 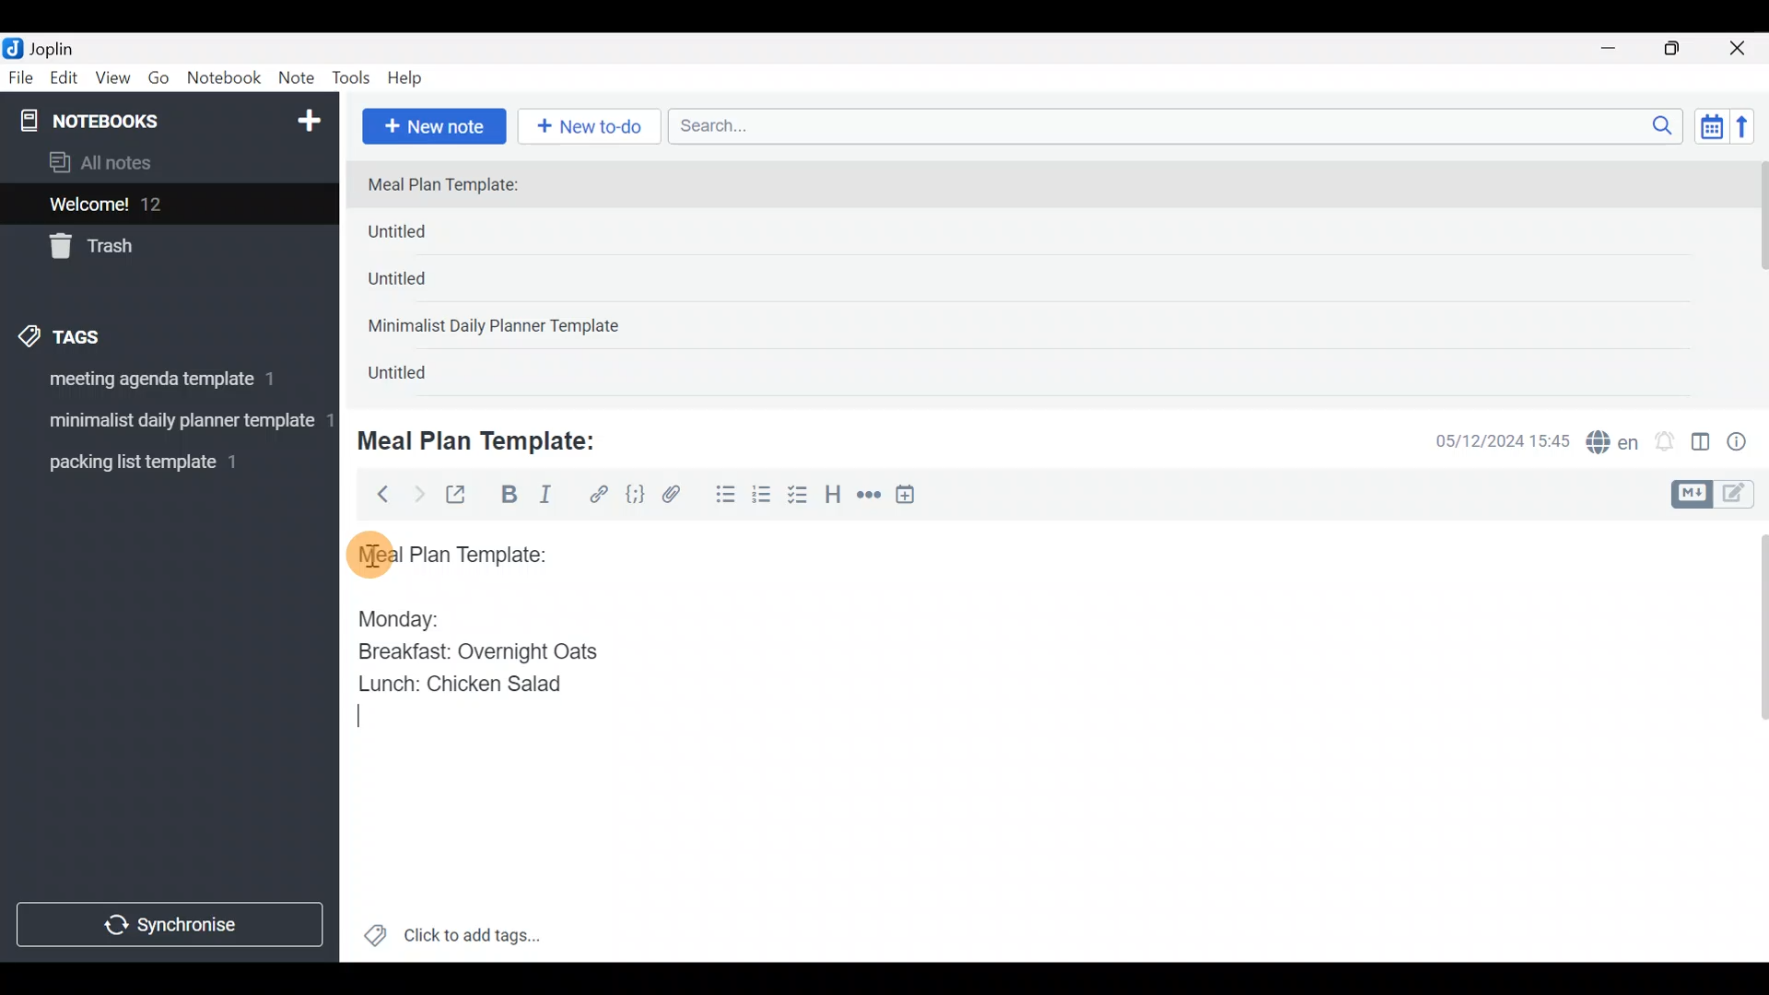 What do you see at coordinates (369, 554) in the screenshot?
I see `cursor` at bounding box center [369, 554].